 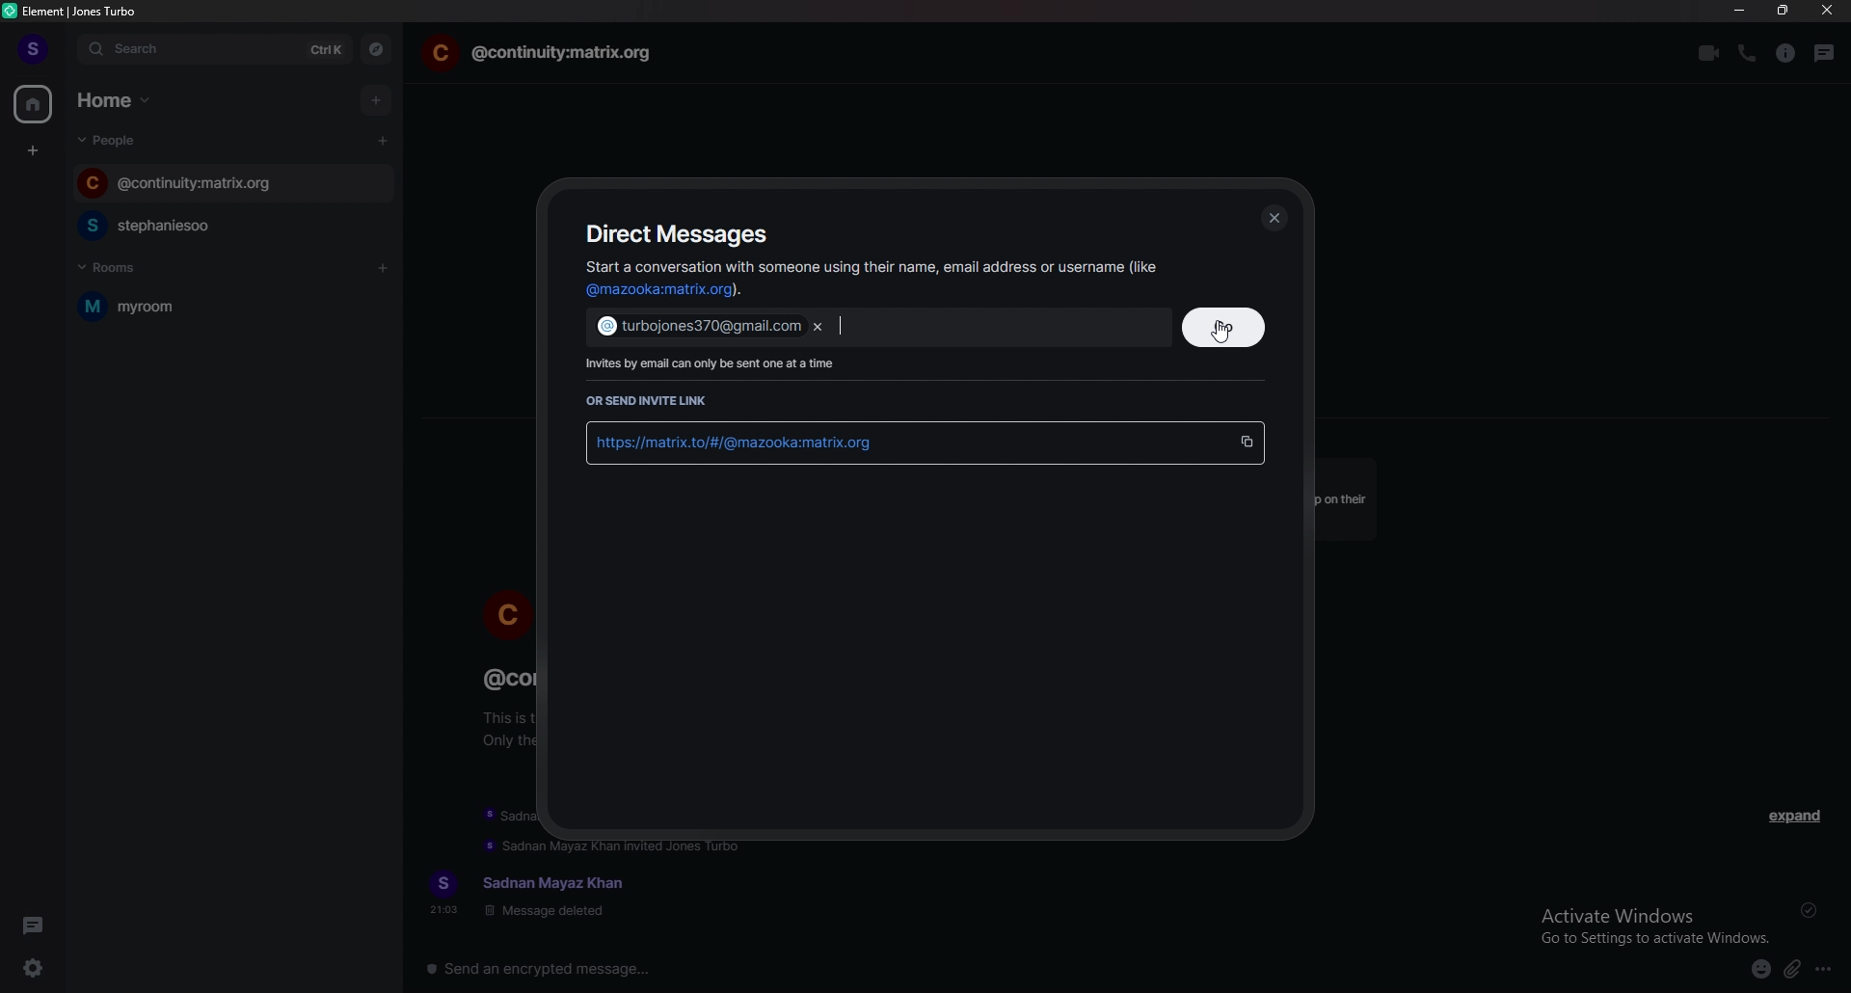 I want to click on element, so click(x=79, y=11).